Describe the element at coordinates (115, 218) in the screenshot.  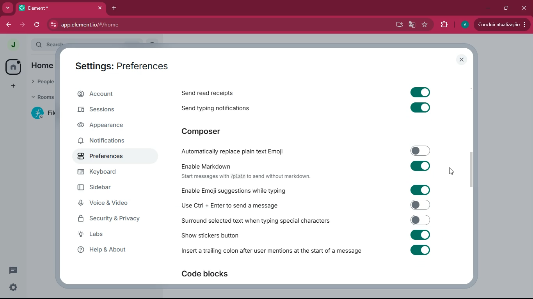
I see `security` at that location.